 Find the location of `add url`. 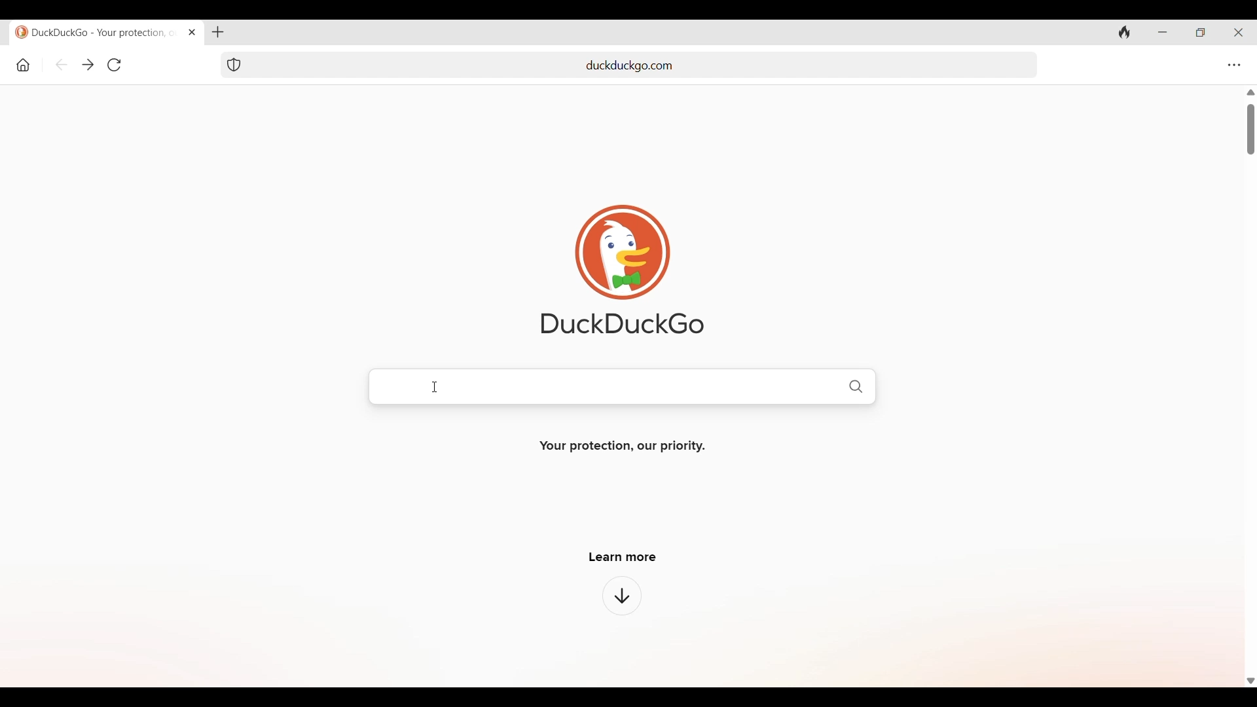

add url is located at coordinates (642, 65).